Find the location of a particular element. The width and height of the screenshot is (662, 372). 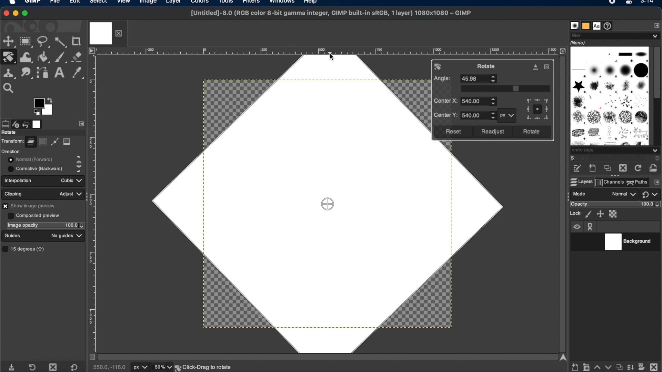

warp transform is located at coordinates (26, 56).